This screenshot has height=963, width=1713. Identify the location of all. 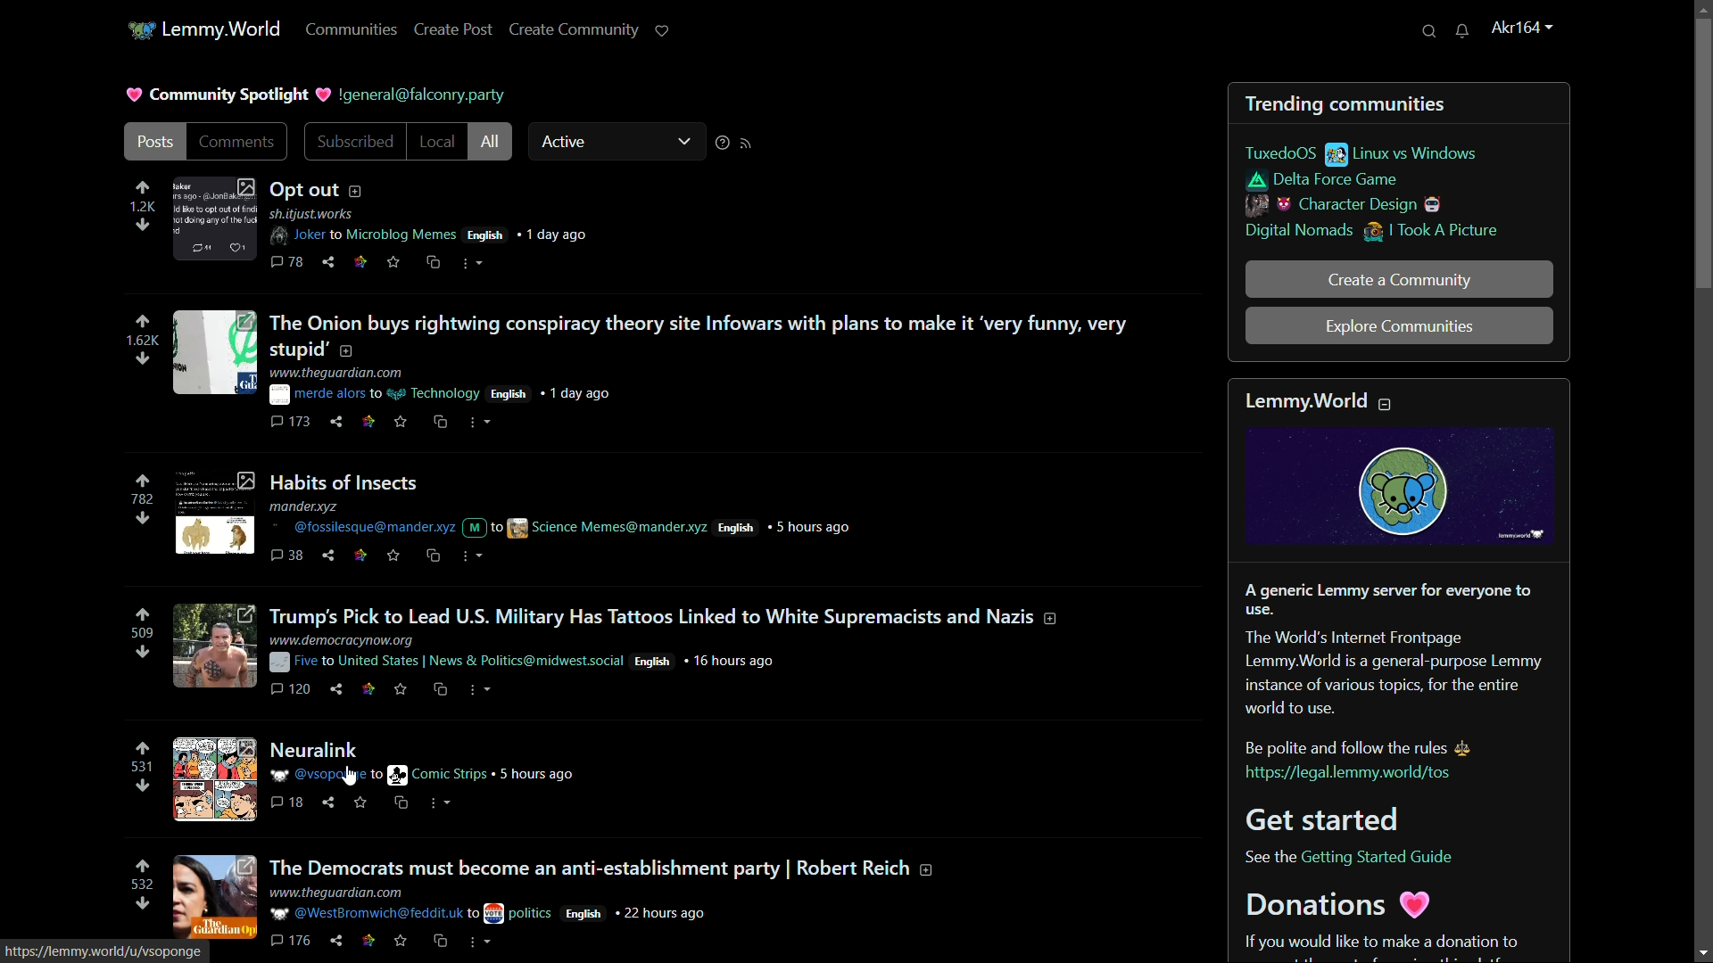
(493, 143).